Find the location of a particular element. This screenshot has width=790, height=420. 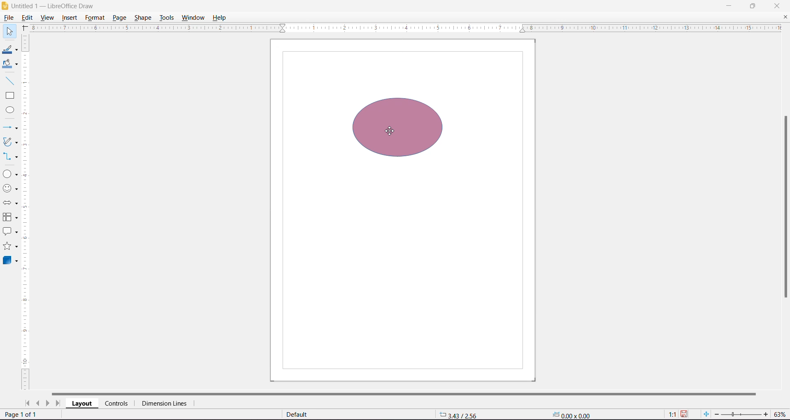

Layout is located at coordinates (82, 404).